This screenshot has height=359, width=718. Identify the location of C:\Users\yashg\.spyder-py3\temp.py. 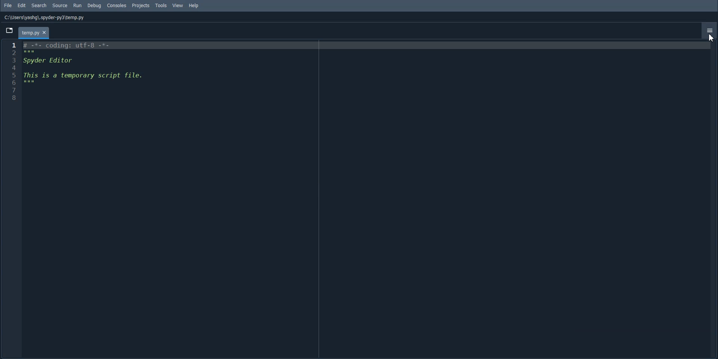
(45, 18).